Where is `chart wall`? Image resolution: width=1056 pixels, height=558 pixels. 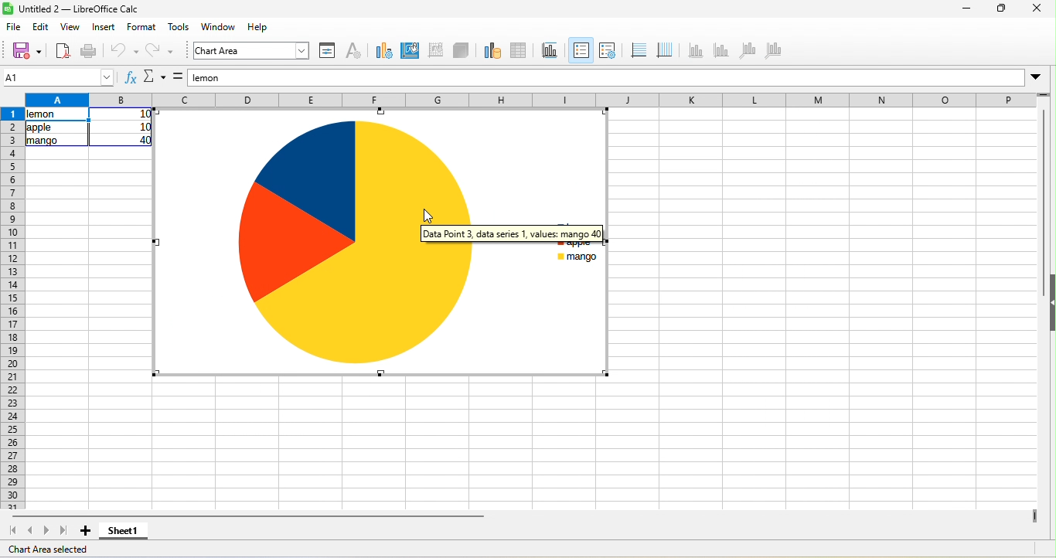
chart wall is located at coordinates (434, 50).